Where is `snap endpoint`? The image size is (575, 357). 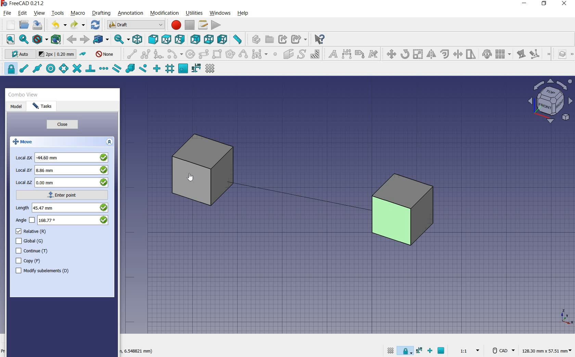 snap endpoint is located at coordinates (24, 69).